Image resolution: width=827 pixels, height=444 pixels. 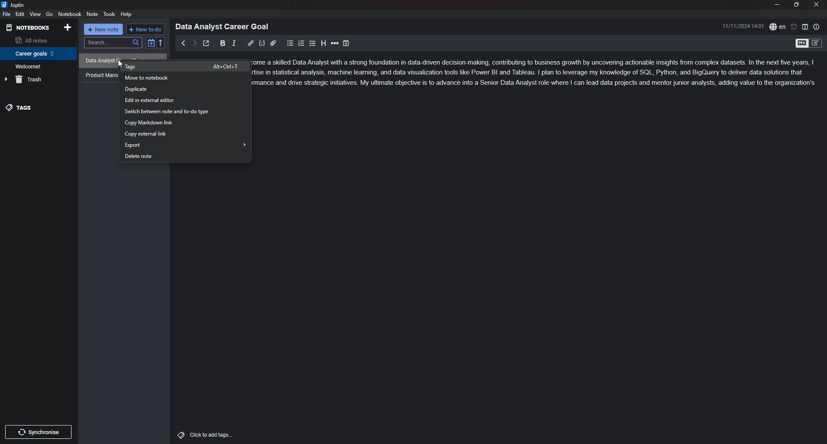 I want to click on file, so click(x=7, y=14).